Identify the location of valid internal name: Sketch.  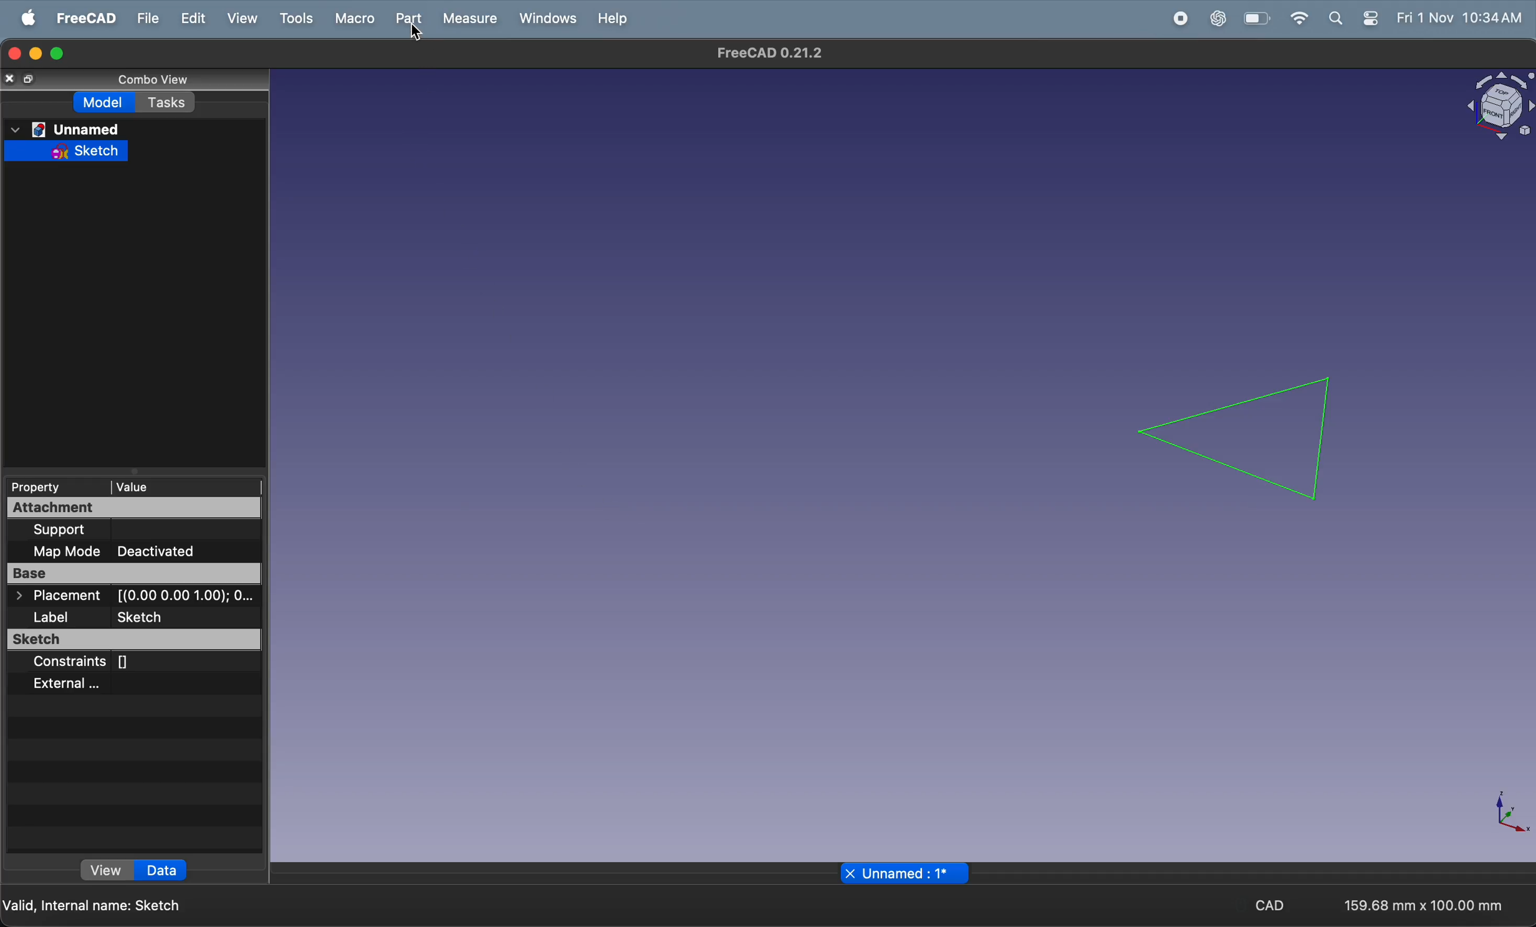
(94, 905).